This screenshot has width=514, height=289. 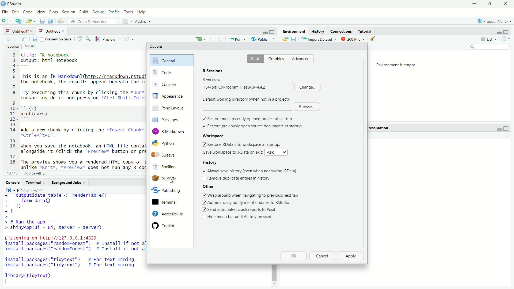 What do you see at coordinates (505, 4) in the screenshot?
I see `close` at bounding box center [505, 4].